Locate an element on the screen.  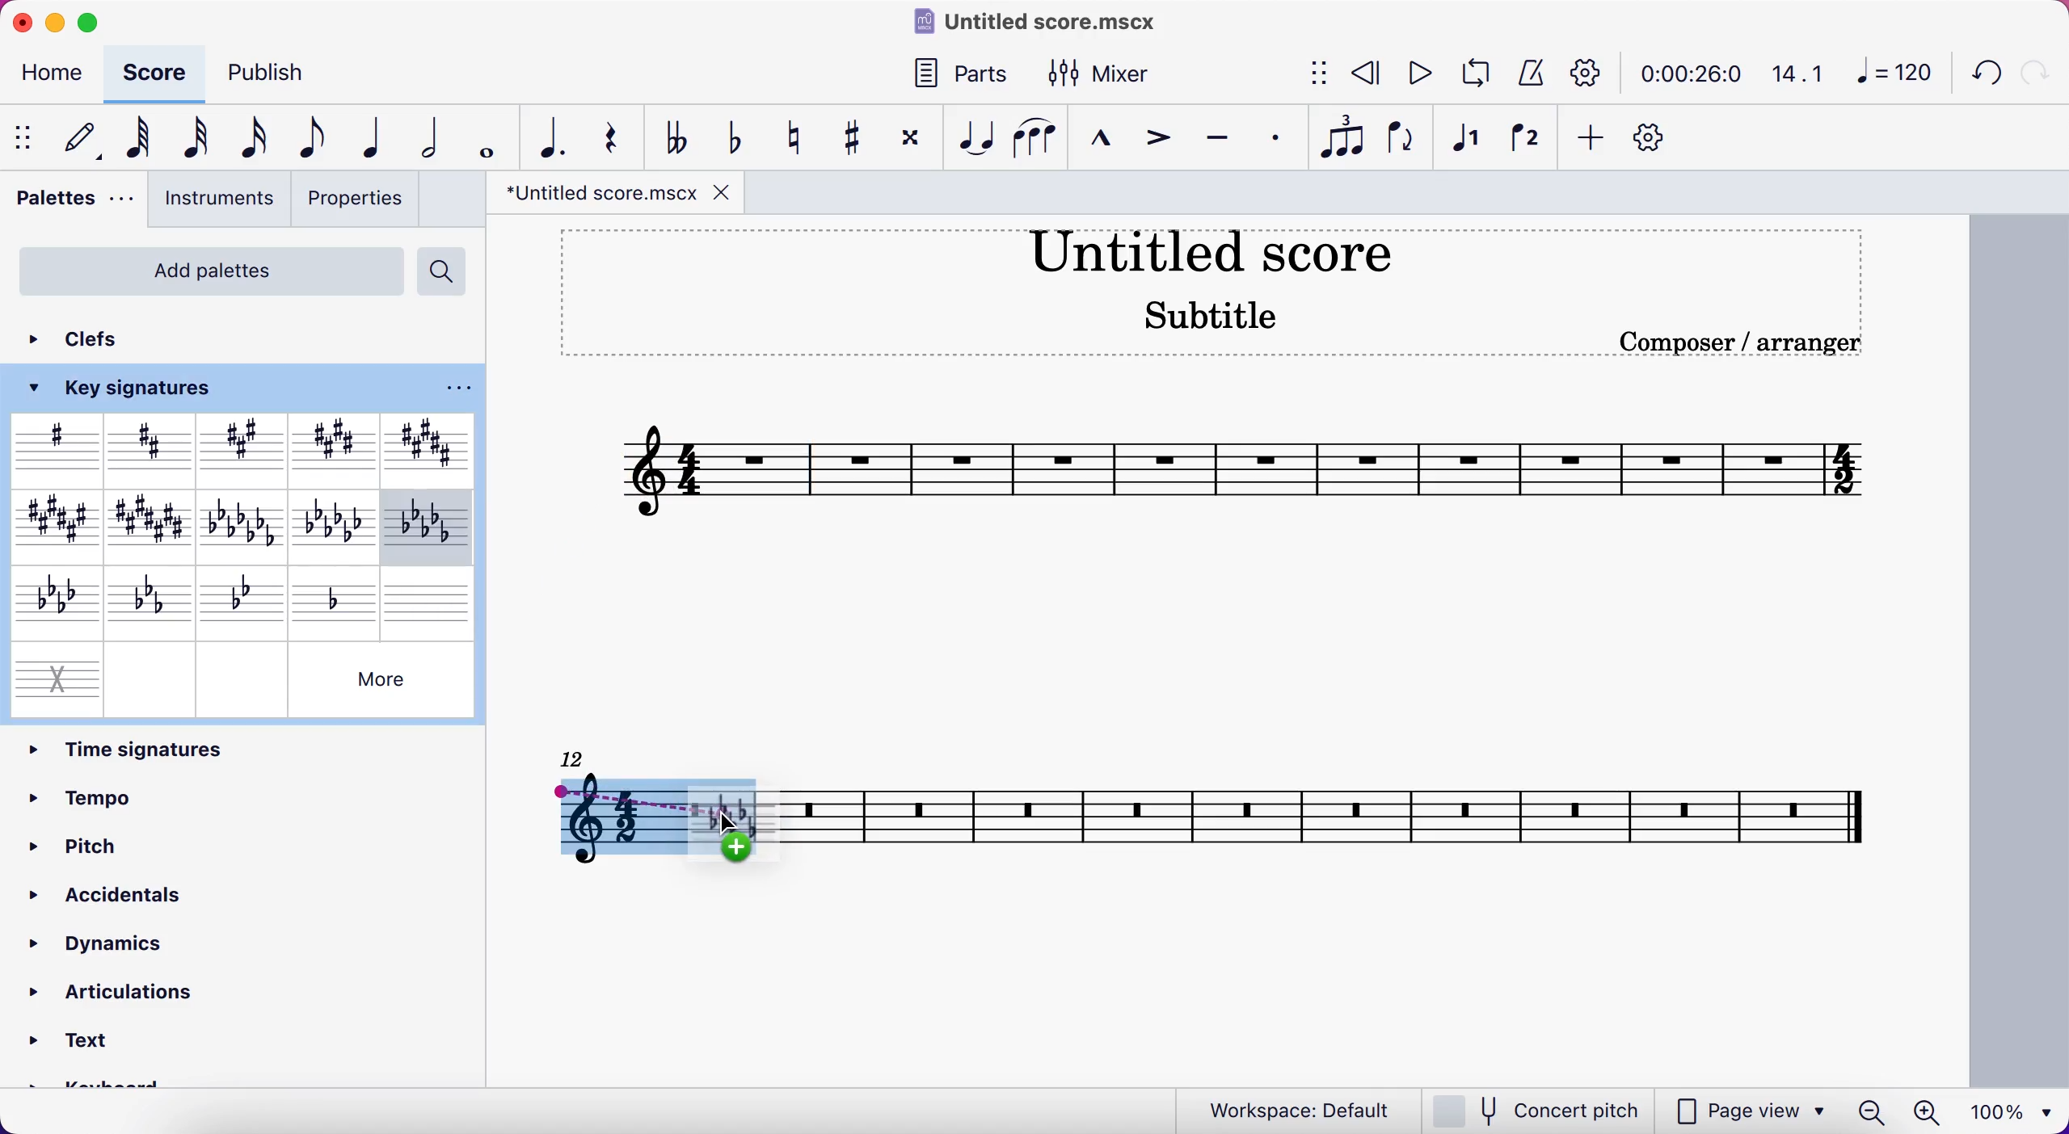
mixer is located at coordinates (1110, 77).